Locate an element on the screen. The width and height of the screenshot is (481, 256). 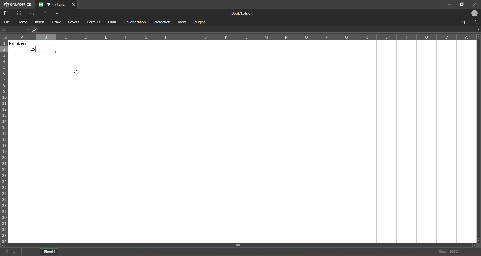
minimize is located at coordinates (449, 5).